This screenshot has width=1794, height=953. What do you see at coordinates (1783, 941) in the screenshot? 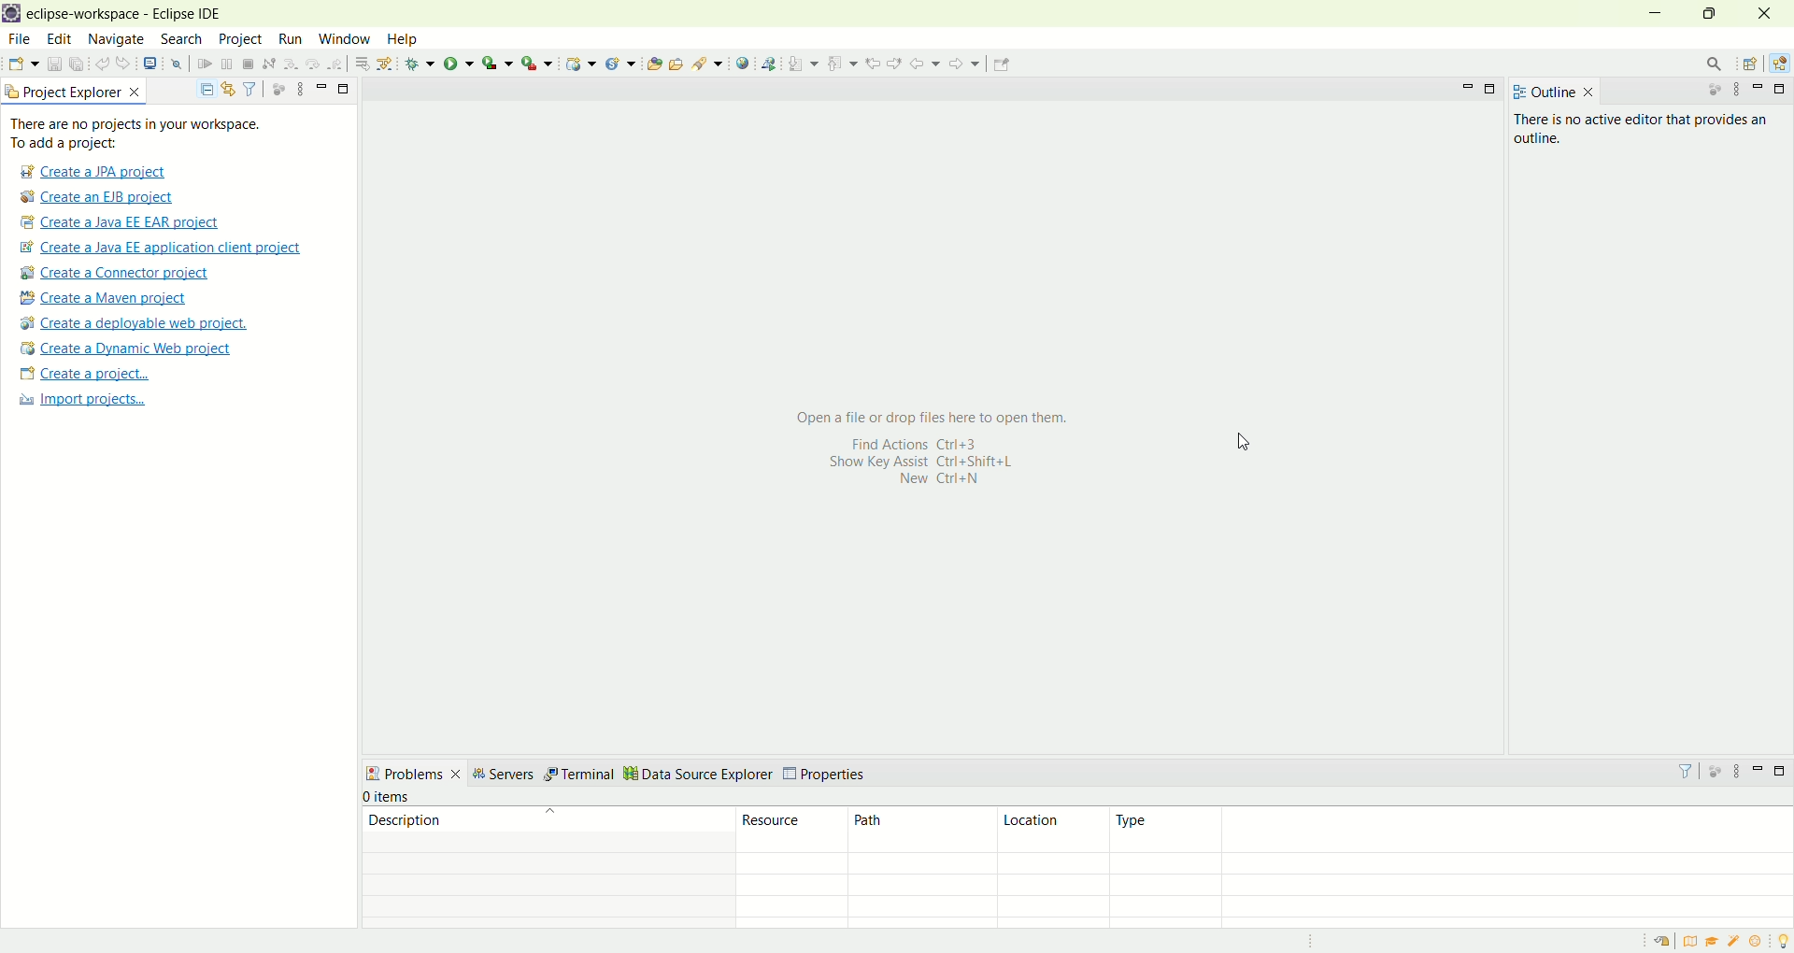
I see `tip of the day` at bounding box center [1783, 941].